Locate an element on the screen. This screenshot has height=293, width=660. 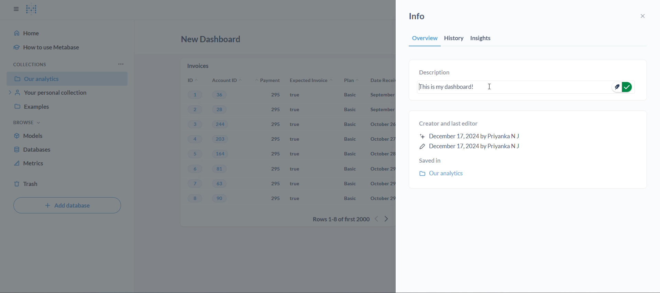
36 is located at coordinates (220, 94).